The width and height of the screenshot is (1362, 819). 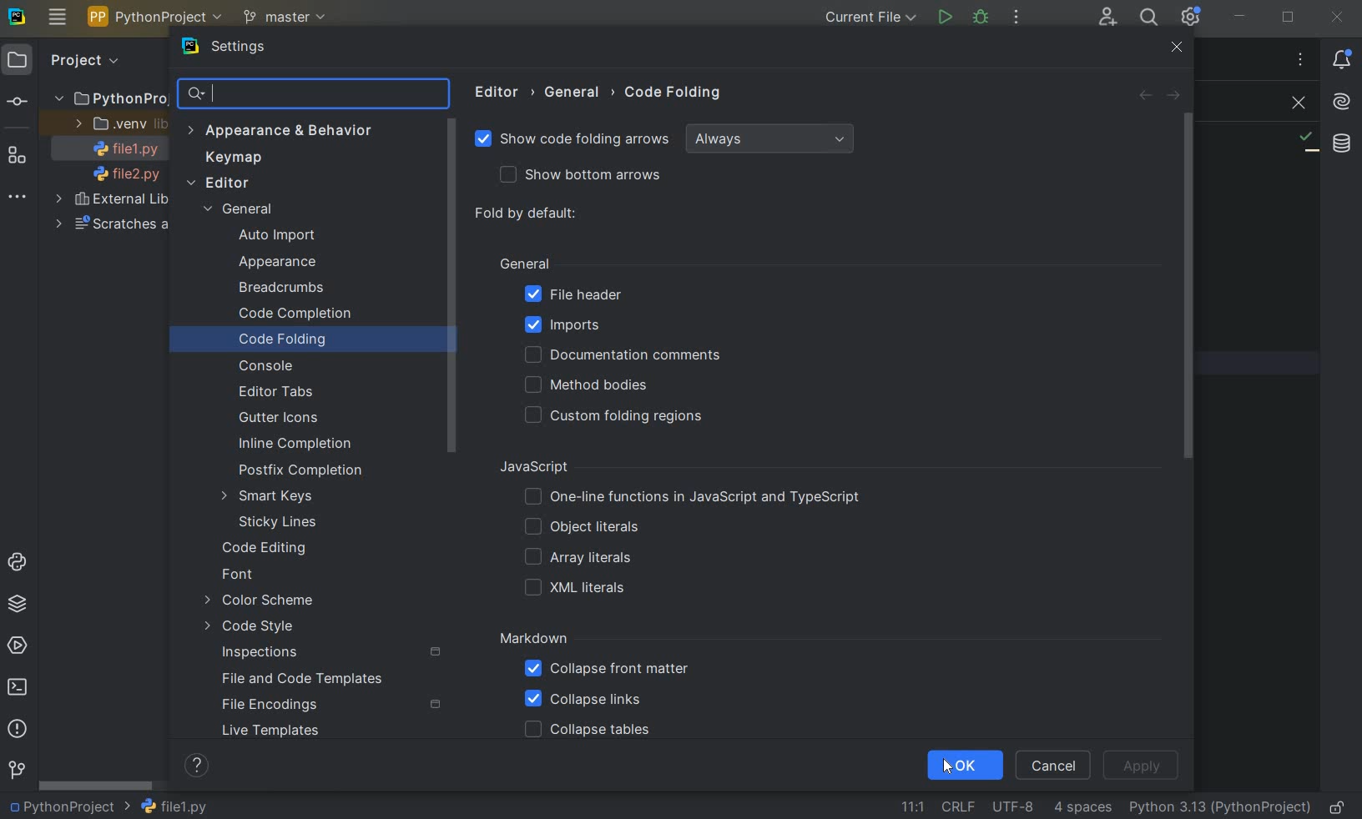 I want to click on OK, so click(x=966, y=766).